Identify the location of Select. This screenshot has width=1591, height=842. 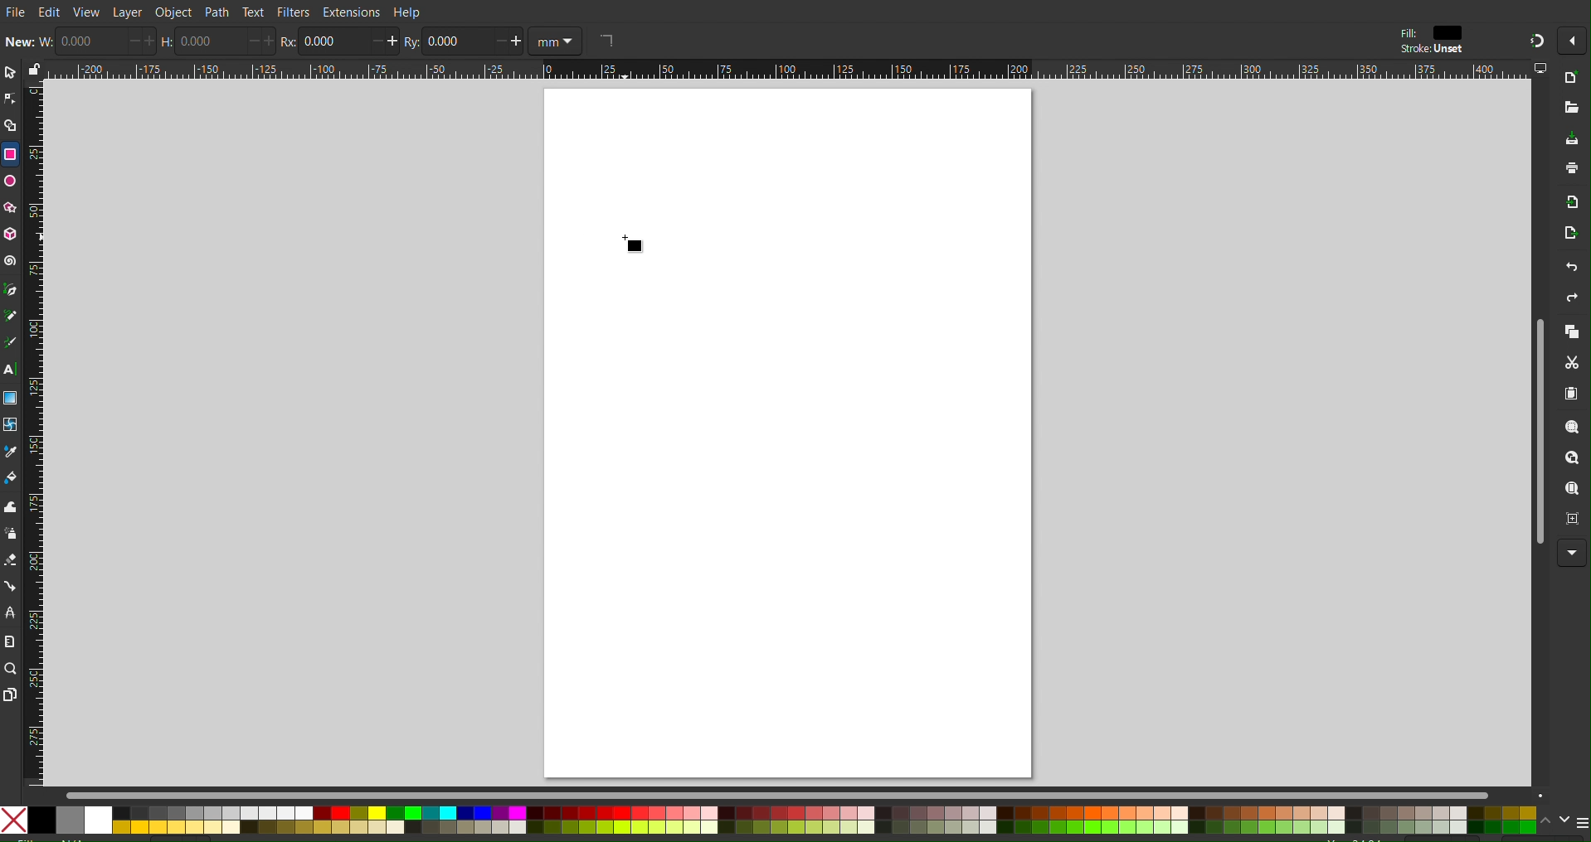
(10, 71).